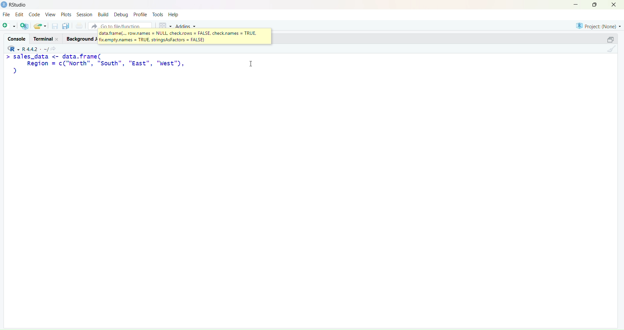 The height and width of the screenshot is (330, 624). What do you see at coordinates (607, 39) in the screenshot?
I see `maximise` at bounding box center [607, 39].